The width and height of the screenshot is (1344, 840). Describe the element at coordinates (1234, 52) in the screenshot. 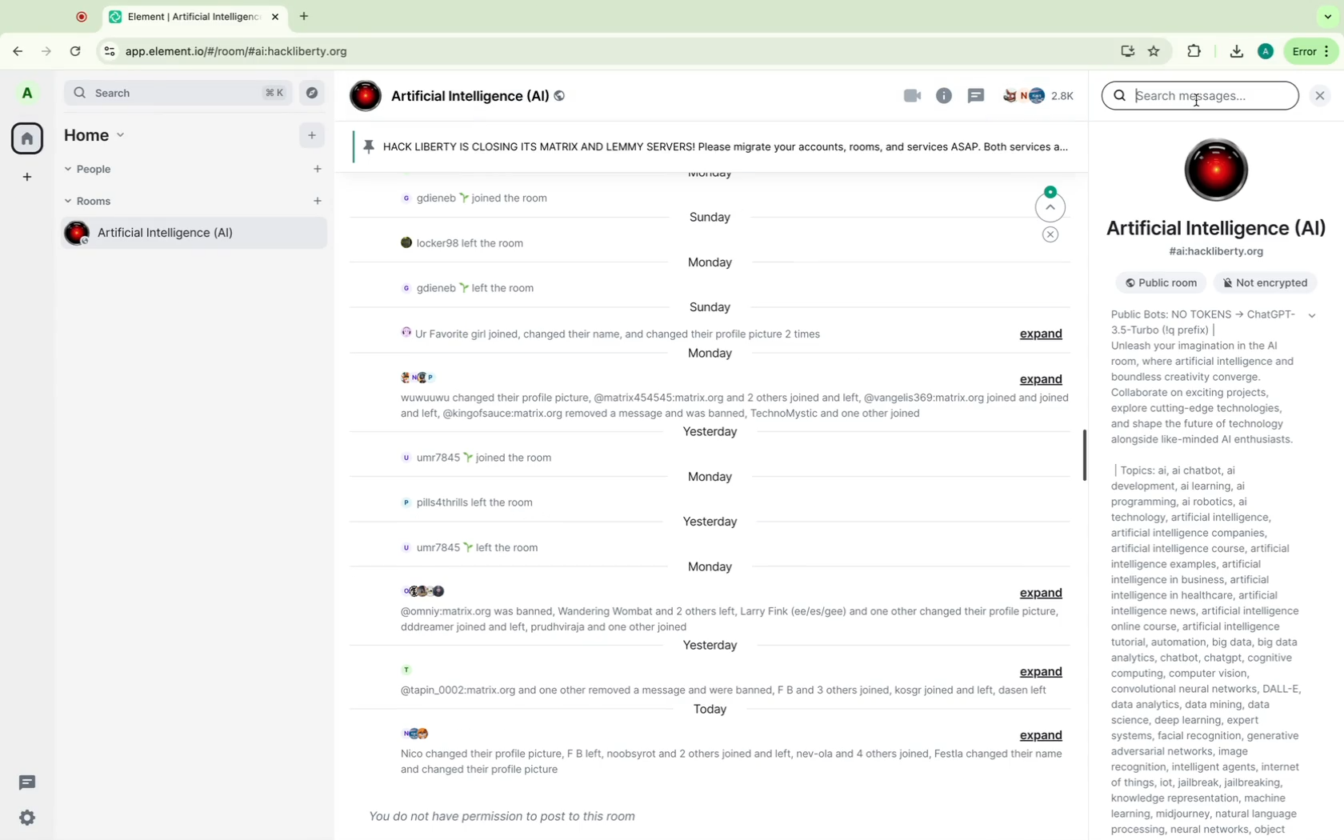

I see `download` at that location.